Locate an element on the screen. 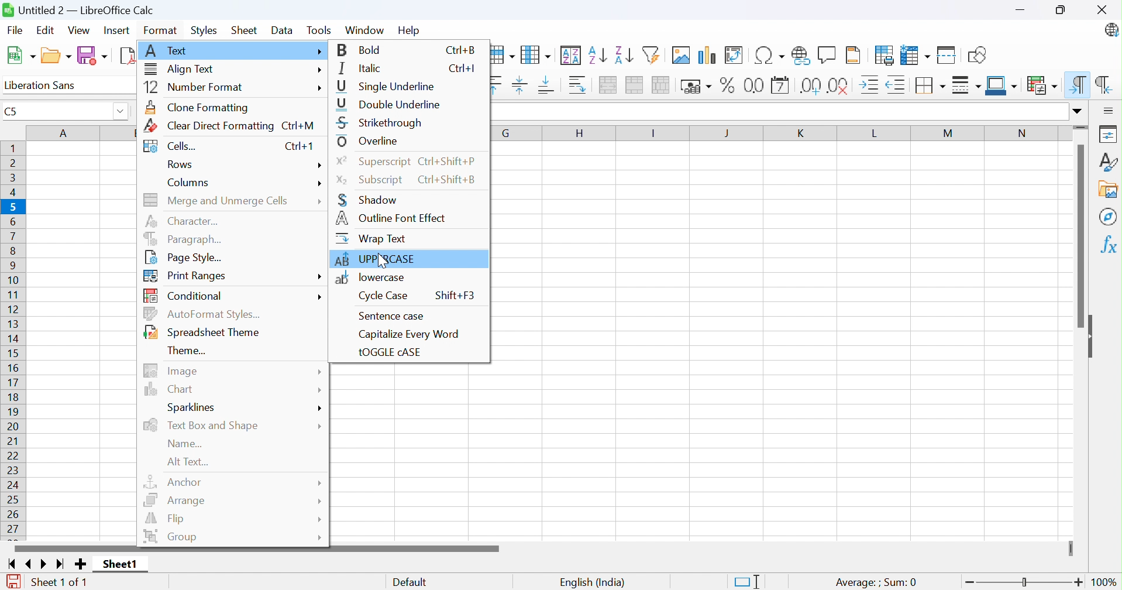 This screenshot has width=1122, height=590. More is located at coordinates (321, 71).